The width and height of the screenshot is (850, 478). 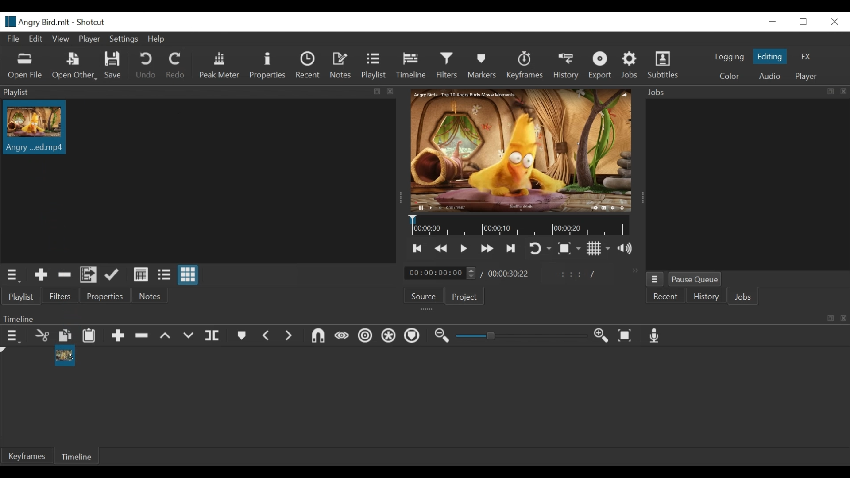 I want to click on overwrite, so click(x=188, y=337).